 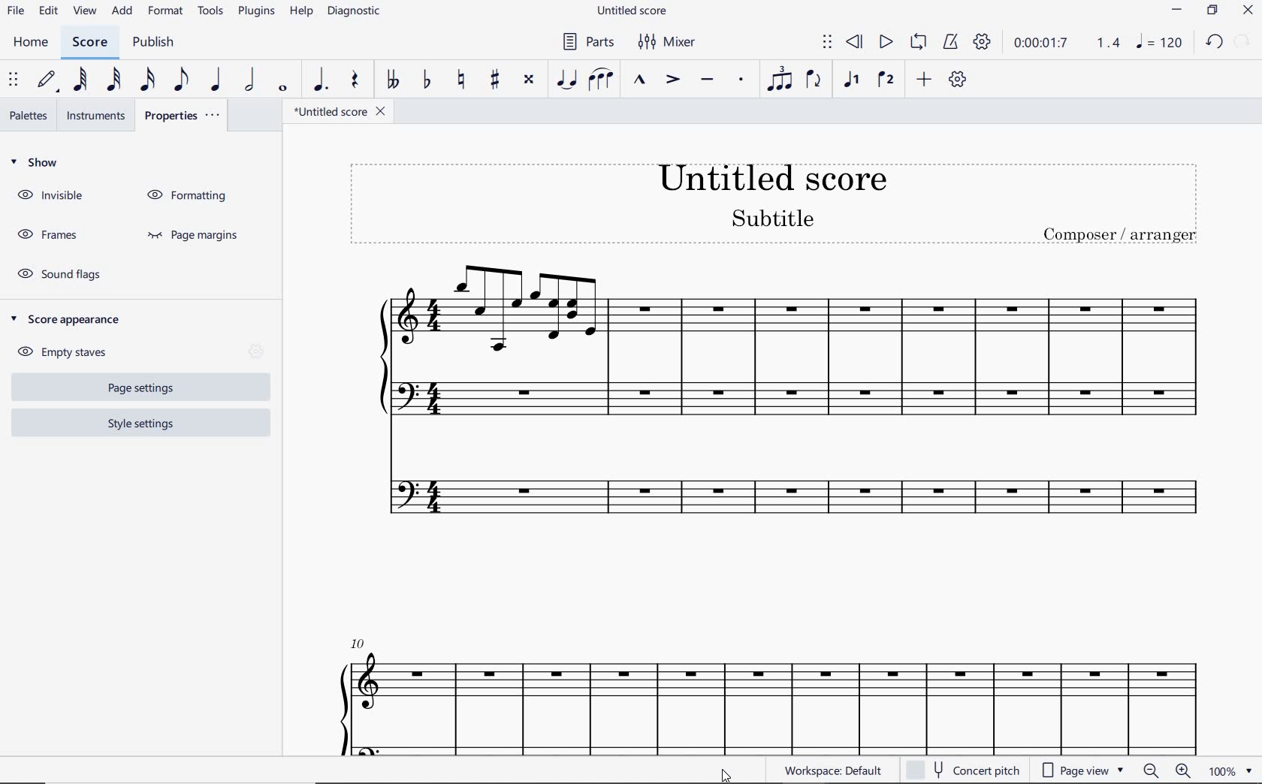 I want to click on TITLE, so click(x=780, y=201).